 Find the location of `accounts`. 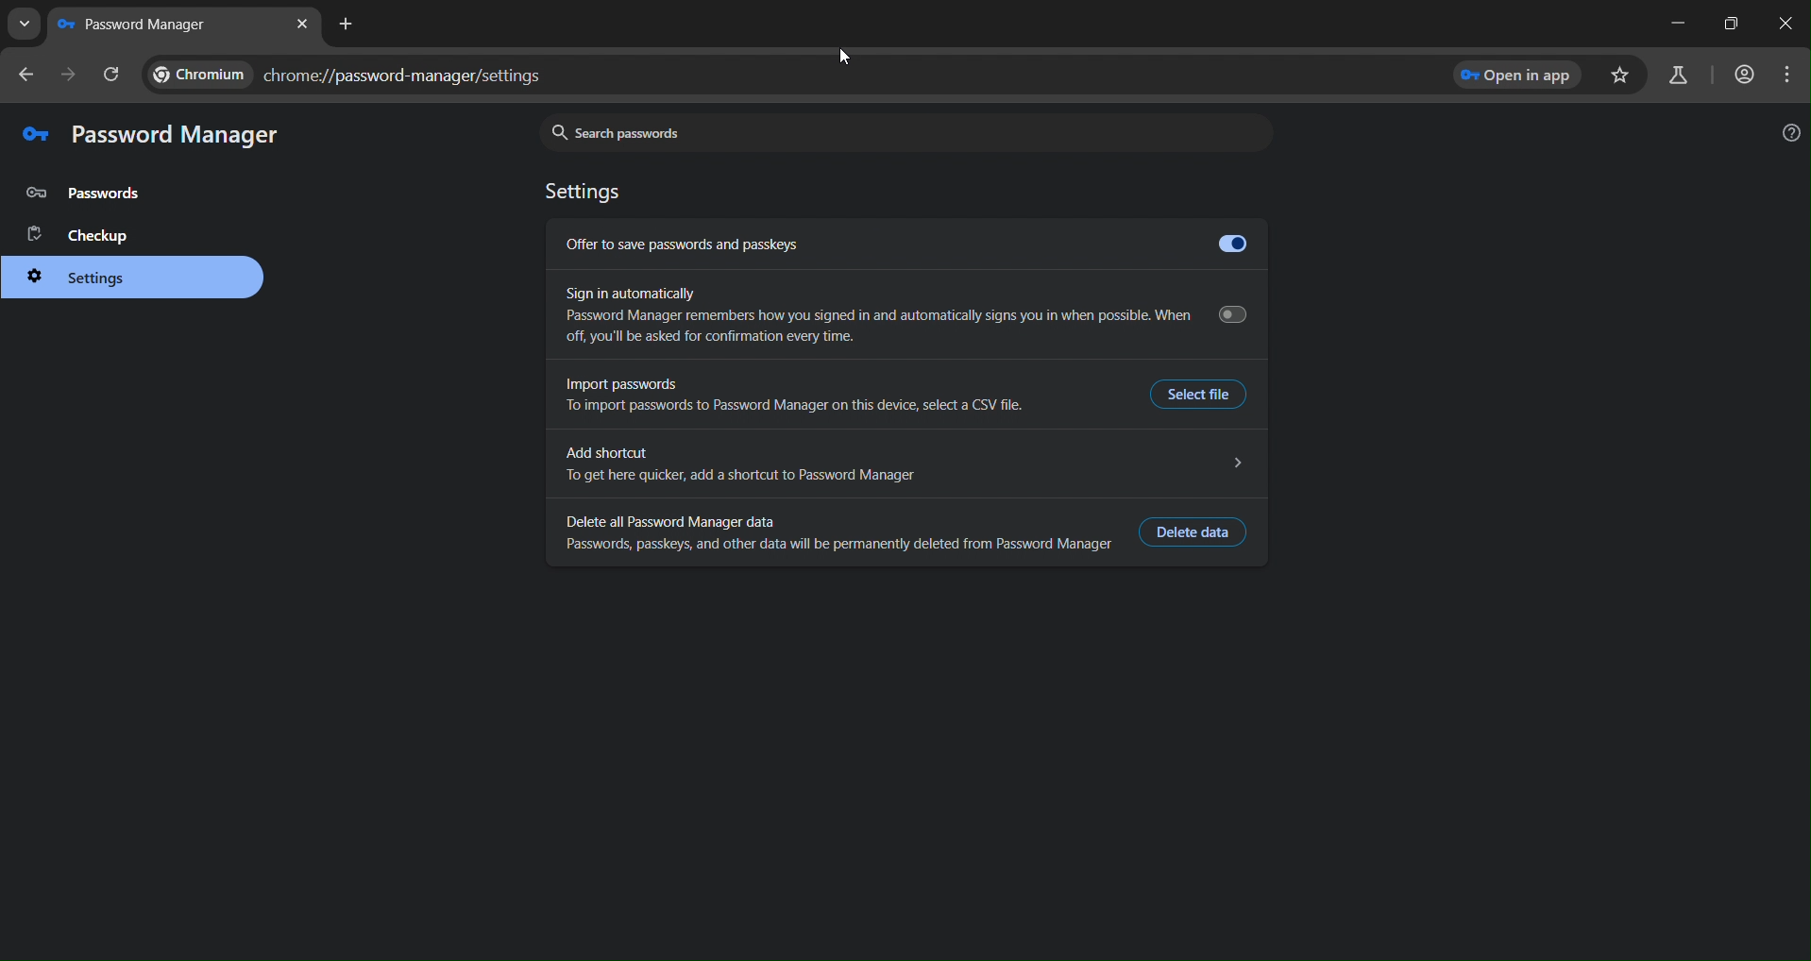

accounts is located at coordinates (1746, 75).